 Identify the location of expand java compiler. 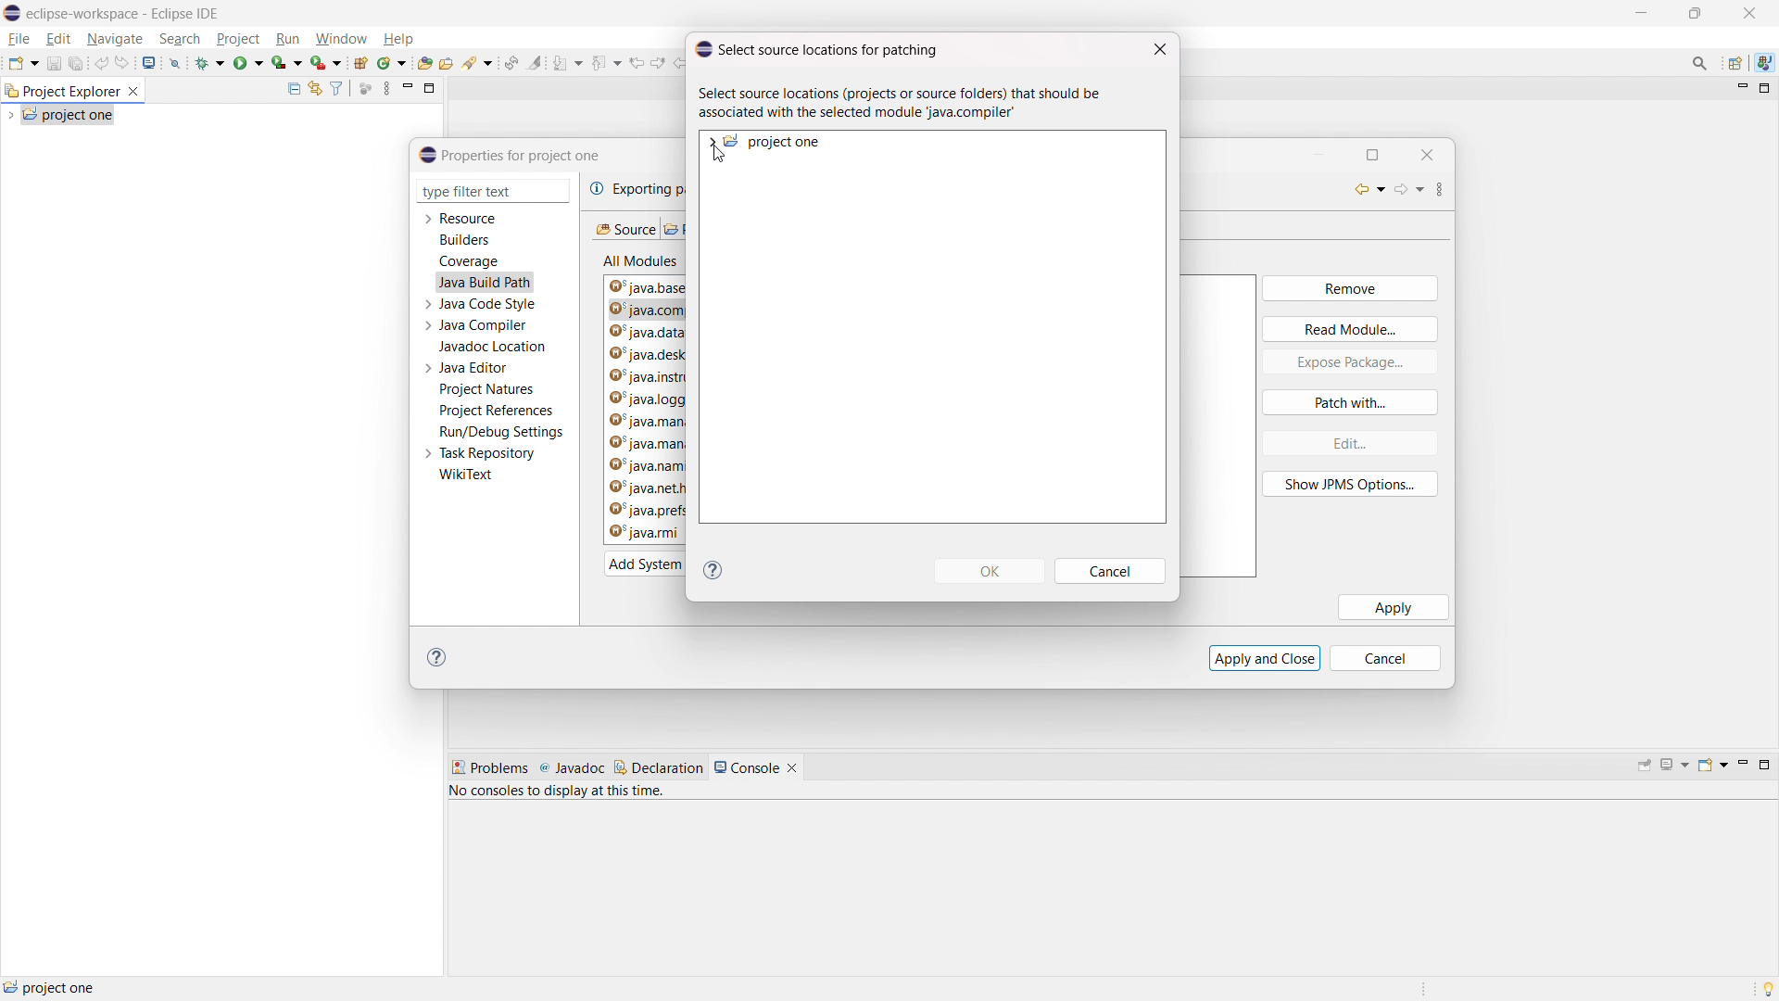
(427, 325).